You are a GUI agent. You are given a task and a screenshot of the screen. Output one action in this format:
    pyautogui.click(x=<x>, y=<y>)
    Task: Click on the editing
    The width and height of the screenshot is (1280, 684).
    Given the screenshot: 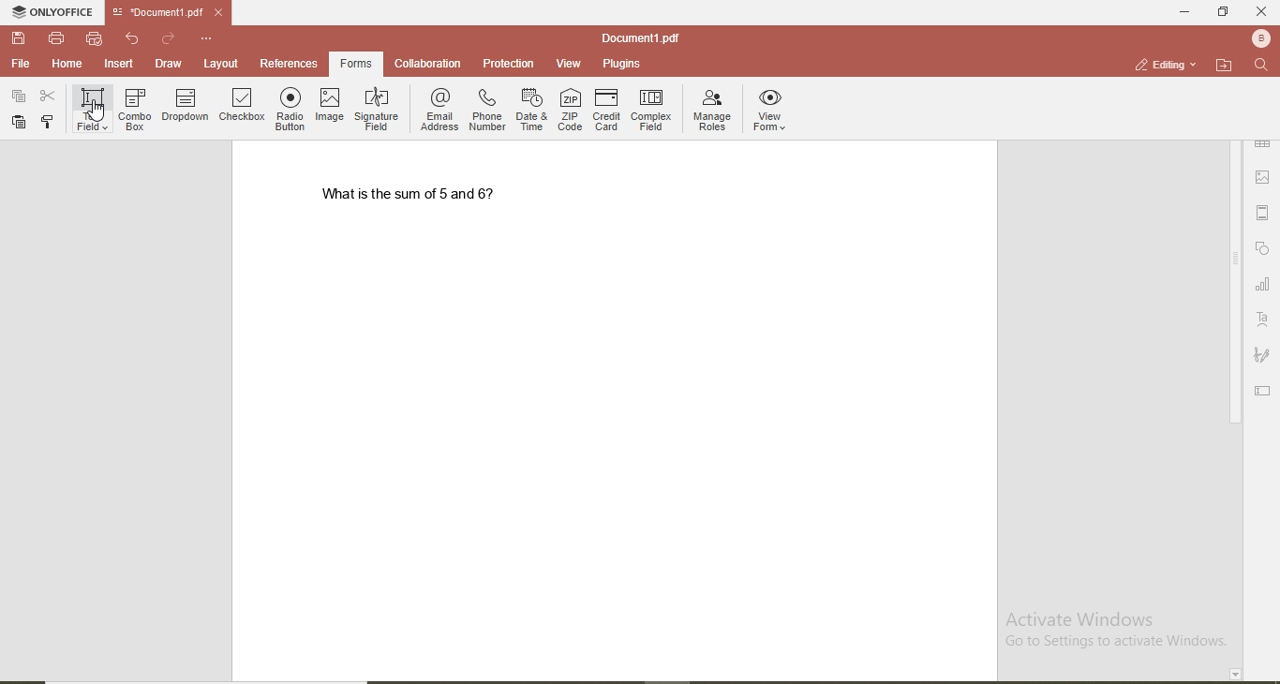 What is the action you would take?
    pyautogui.click(x=1157, y=64)
    